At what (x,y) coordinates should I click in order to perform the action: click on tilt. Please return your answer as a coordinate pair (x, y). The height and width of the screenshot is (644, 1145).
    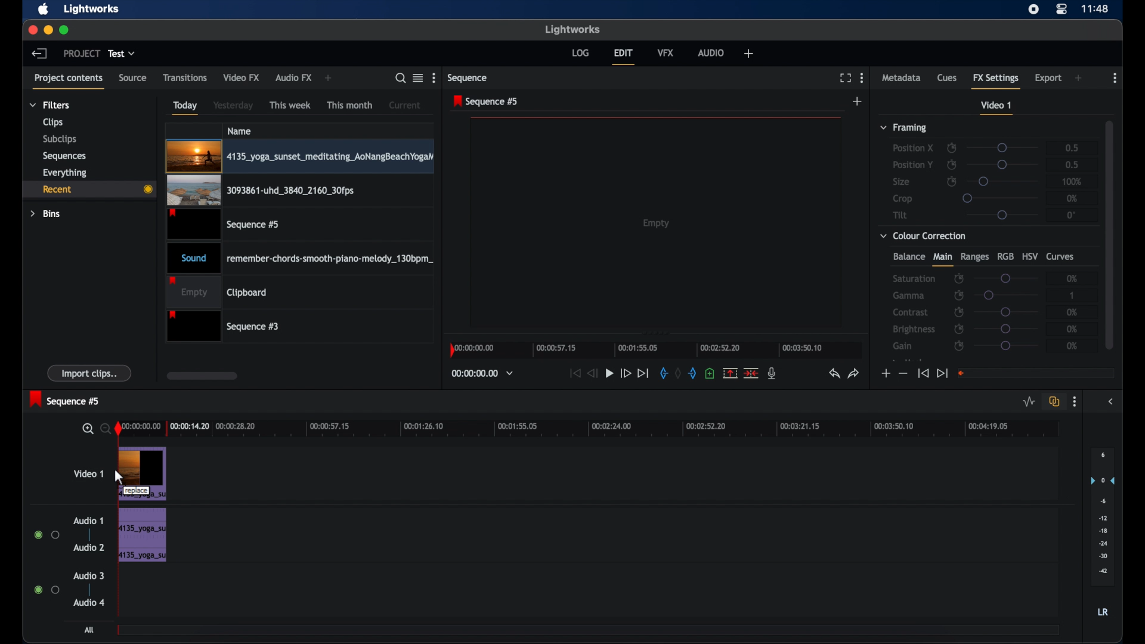
    Looking at the image, I should click on (900, 215).